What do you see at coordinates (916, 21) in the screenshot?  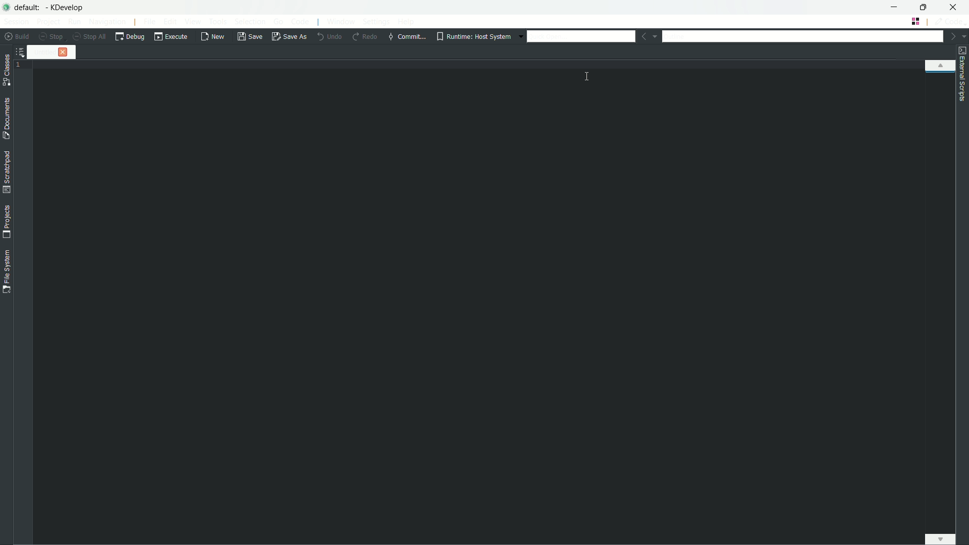 I see `change tab layout` at bounding box center [916, 21].